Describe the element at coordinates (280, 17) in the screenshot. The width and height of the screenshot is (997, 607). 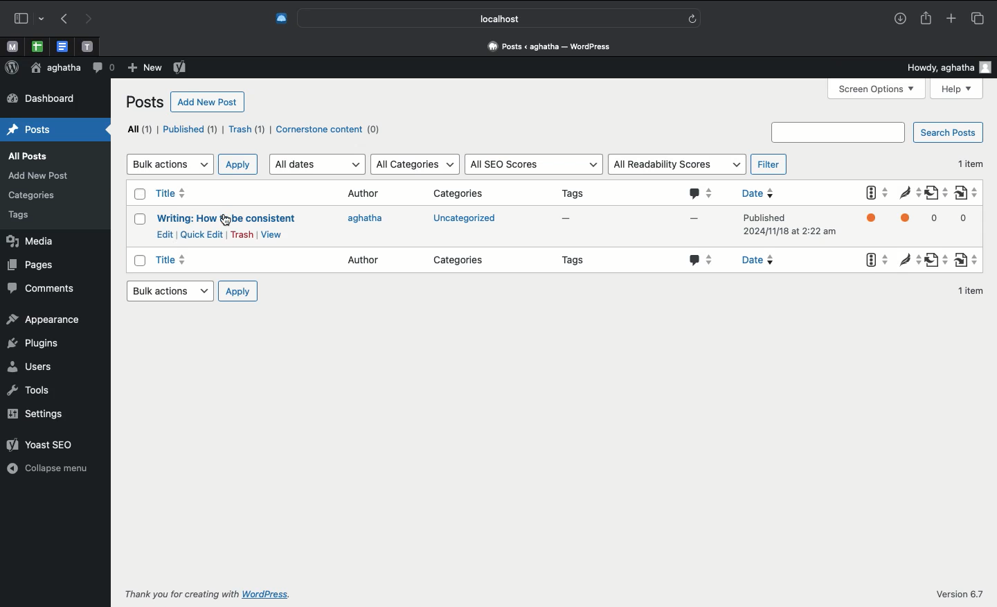
I see `Extensions` at that location.